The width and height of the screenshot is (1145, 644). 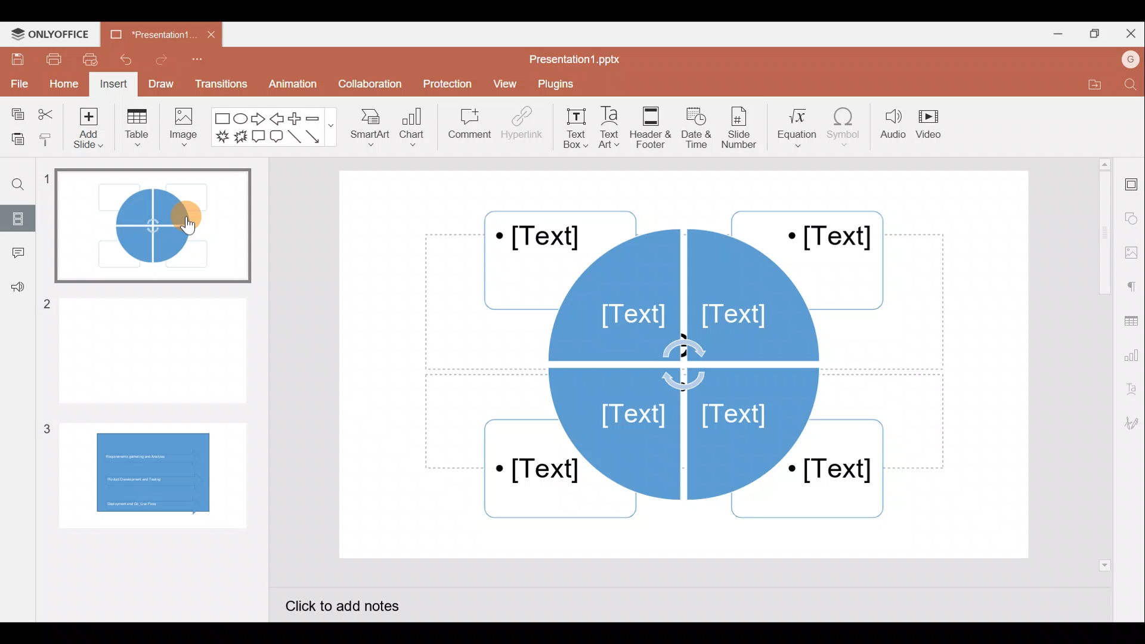 I want to click on Presentation slide, so click(x=688, y=363).